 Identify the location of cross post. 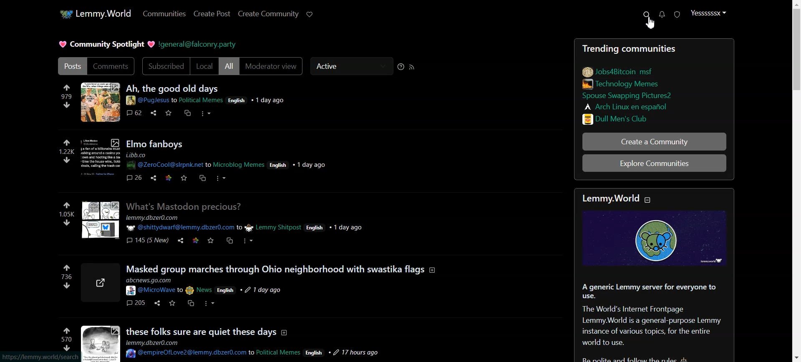
(229, 240).